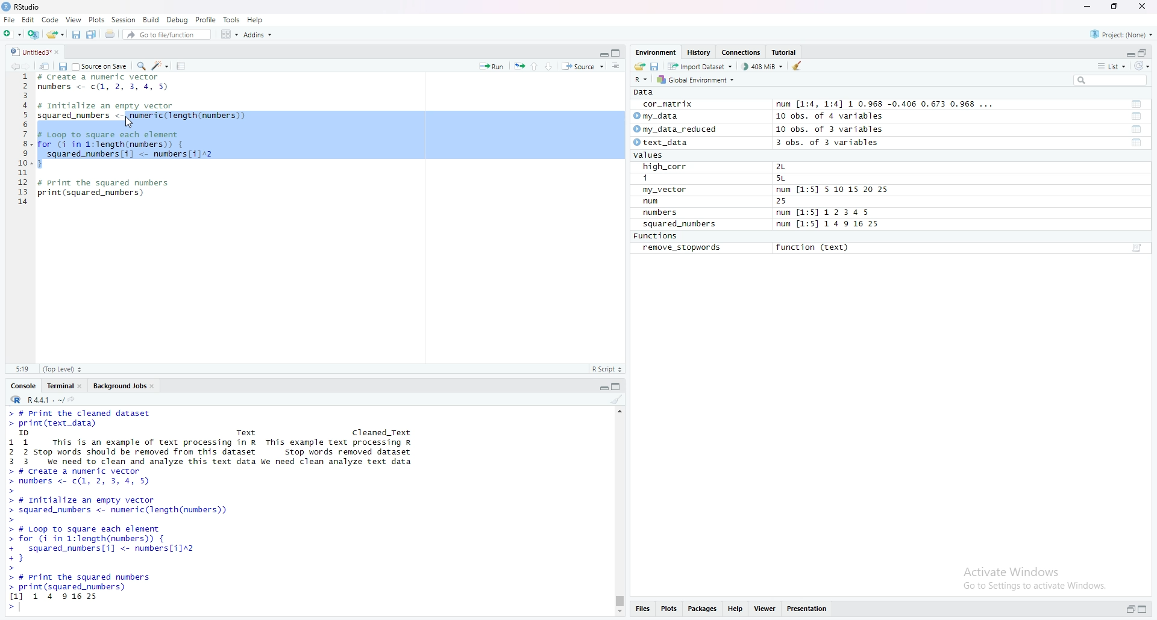 The width and height of the screenshot is (1157, 620). Describe the element at coordinates (1086, 7) in the screenshot. I see `minimize` at that location.